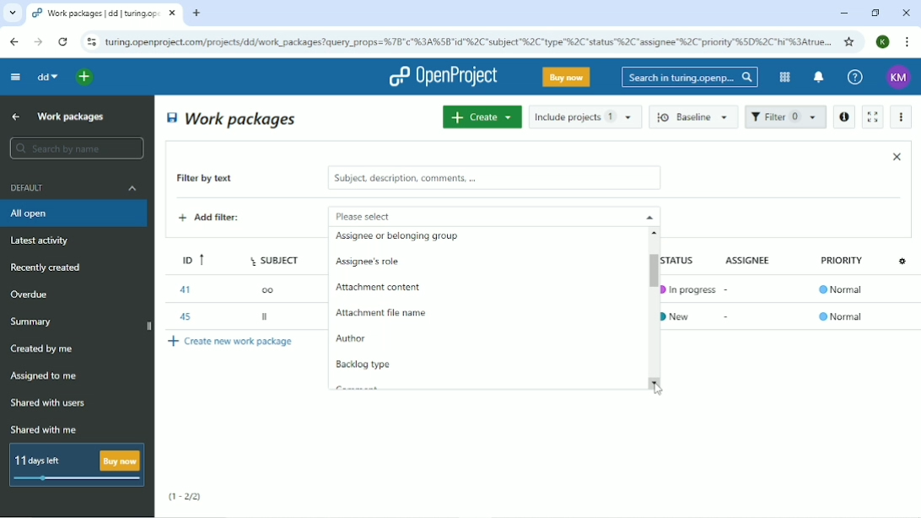 The width and height of the screenshot is (921, 518). I want to click on Configure view, so click(904, 260).